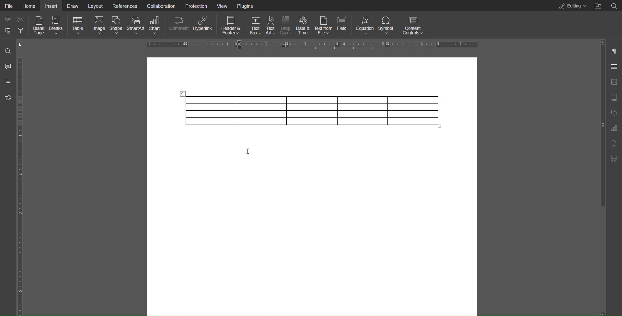 This screenshot has width=622, height=316. I want to click on Insert, so click(52, 6).